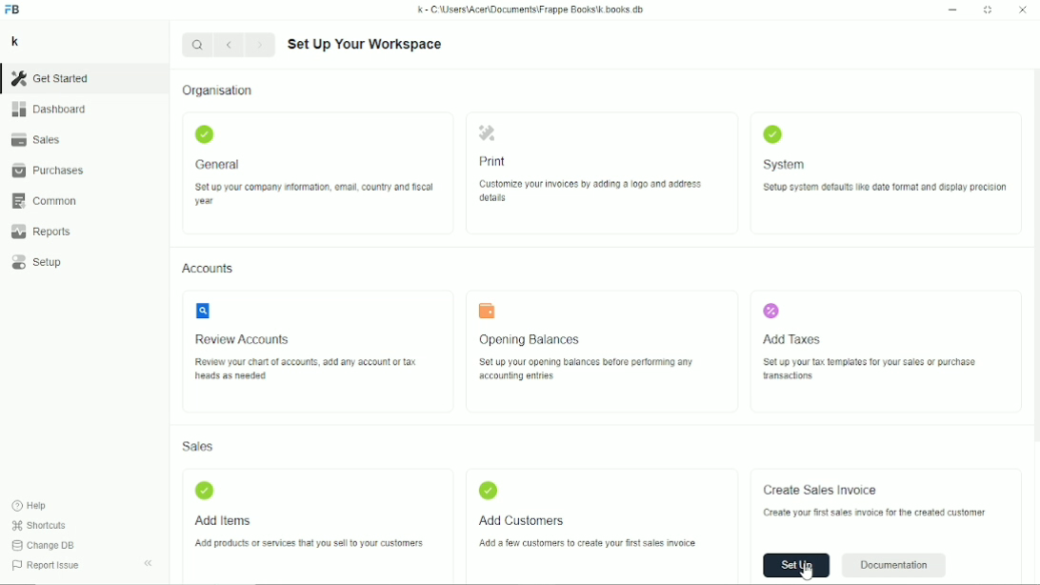 The image size is (1040, 585). Describe the element at coordinates (42, 232) in the screenshot. I see `Reports` at that location.